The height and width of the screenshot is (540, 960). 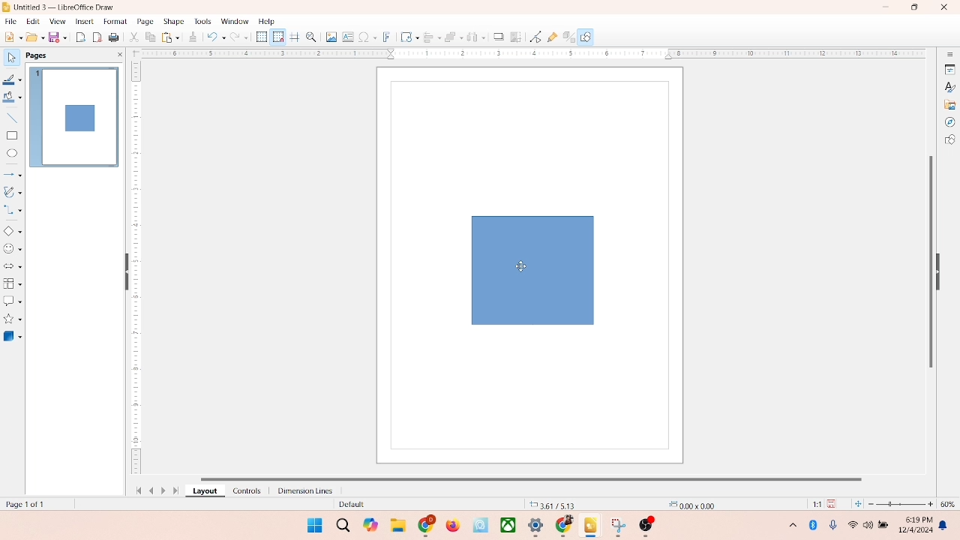 What do you see at coordinates (449, 35) in the screenshot?
I see `arrange` at bounding box center [449, 35].